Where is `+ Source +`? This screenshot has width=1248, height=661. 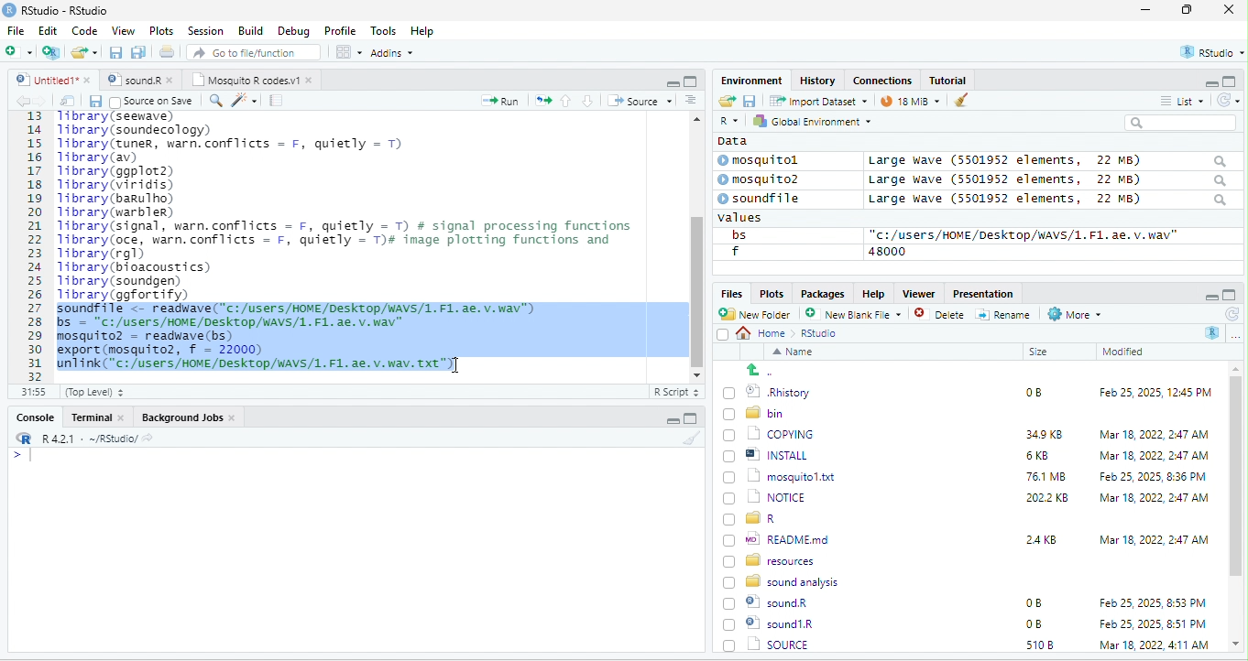 + Source + is located at coordinates (640, 100).